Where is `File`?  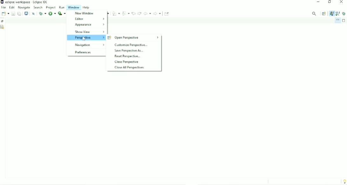
File is located at coordinates (3, 8).